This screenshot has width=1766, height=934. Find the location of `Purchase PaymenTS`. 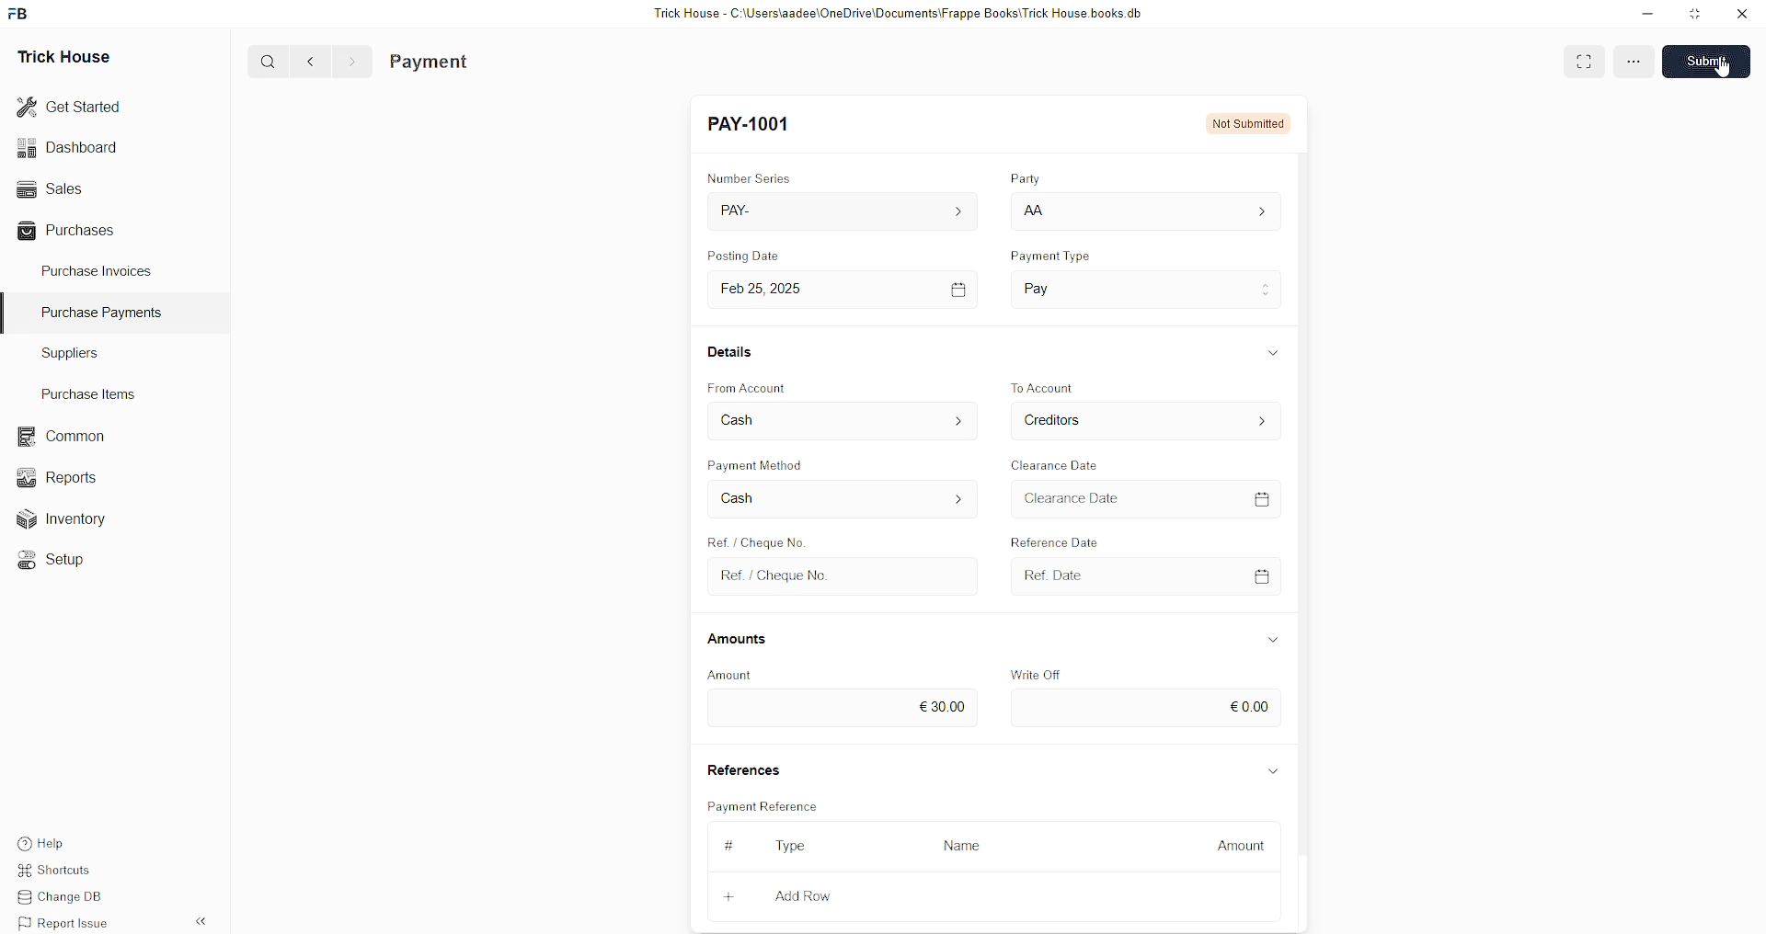

Purchase PaymenTS is located at coordinates (97, 313).